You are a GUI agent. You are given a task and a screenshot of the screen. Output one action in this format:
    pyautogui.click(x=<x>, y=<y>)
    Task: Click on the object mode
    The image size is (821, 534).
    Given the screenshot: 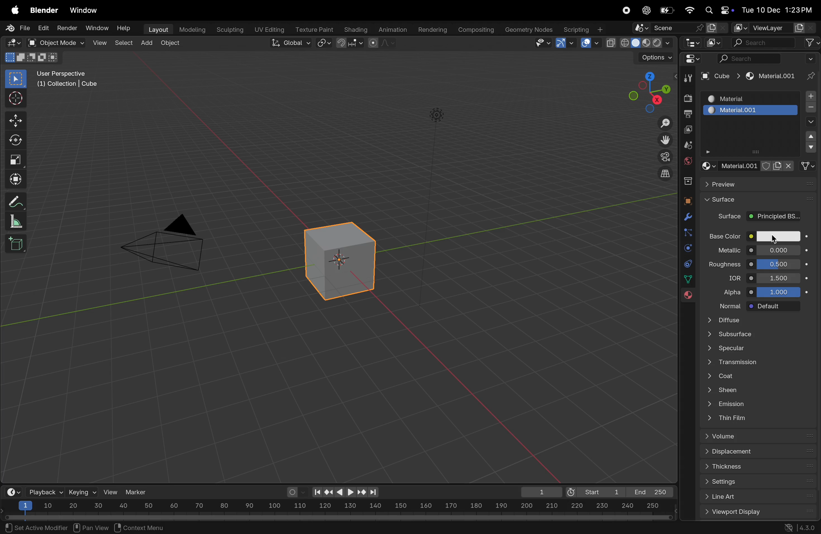 What is the action you would take?
    pyautogui.click(x=52, y=42)
    